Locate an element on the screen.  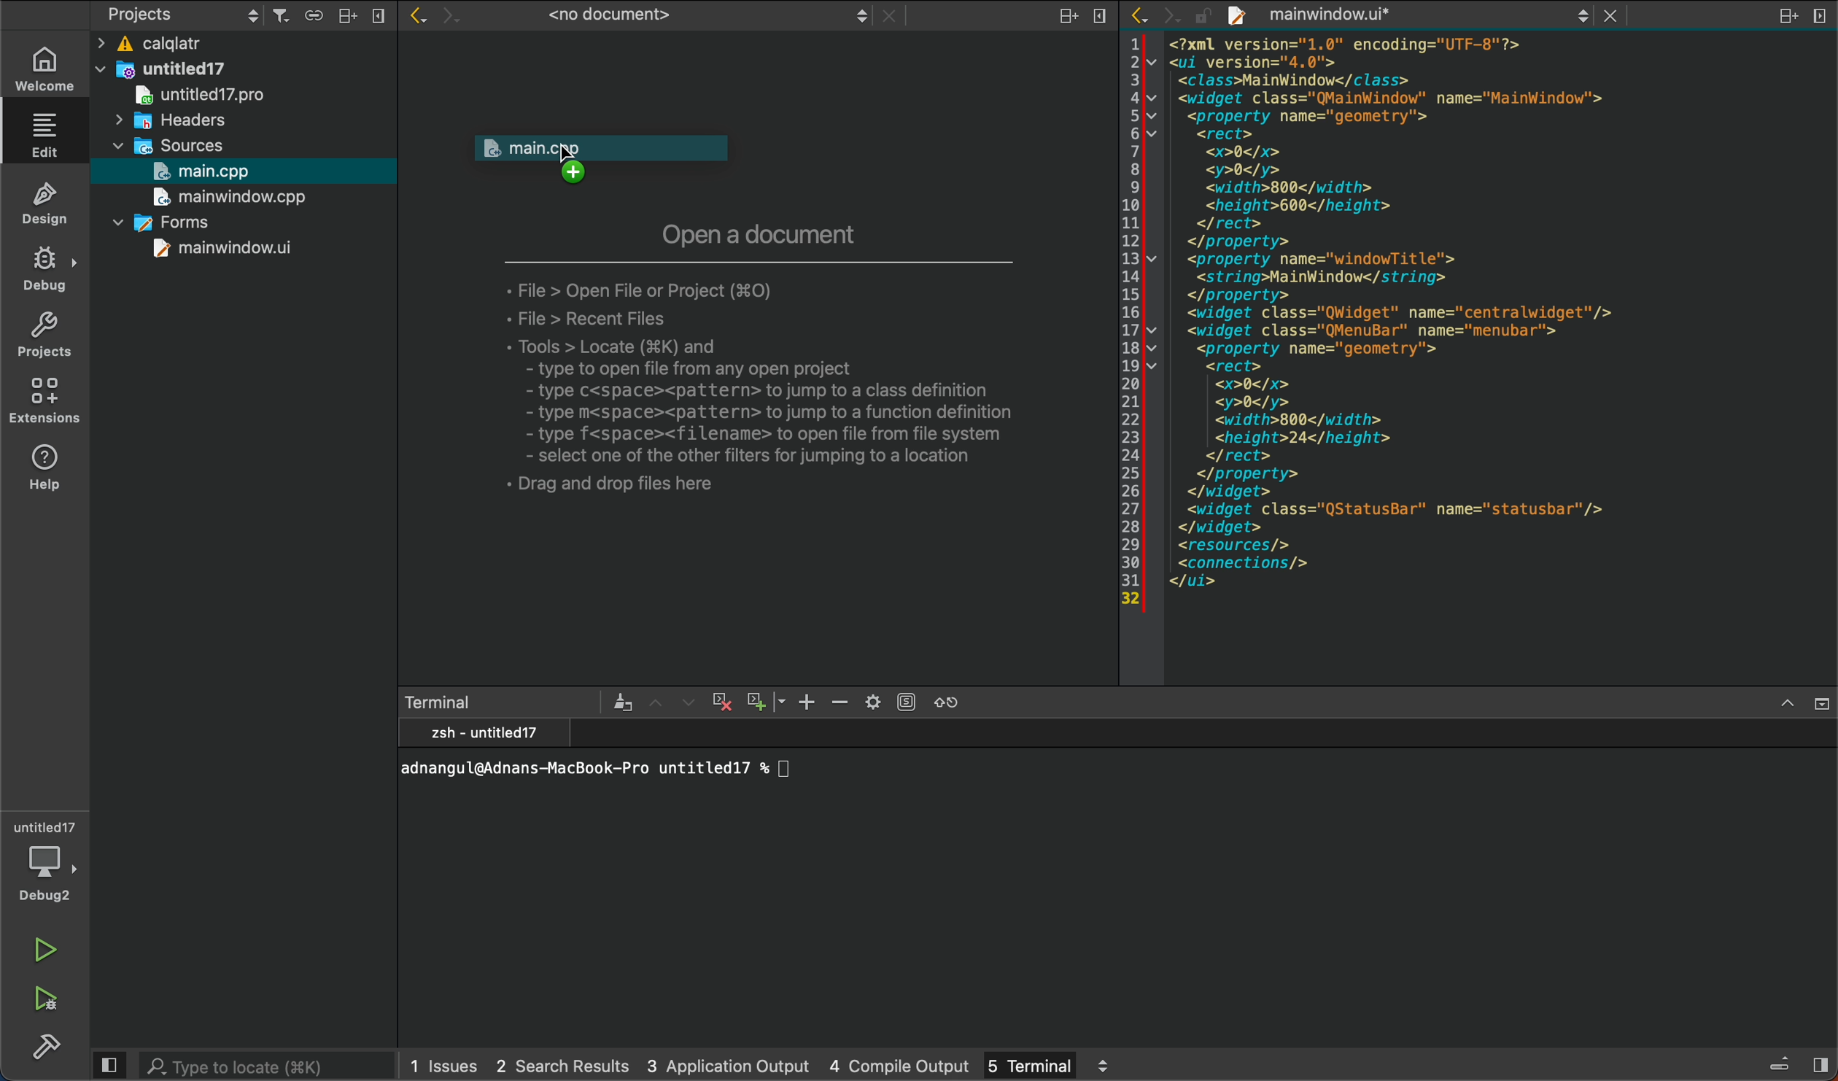
application output is located at coordinates (728, 1063).